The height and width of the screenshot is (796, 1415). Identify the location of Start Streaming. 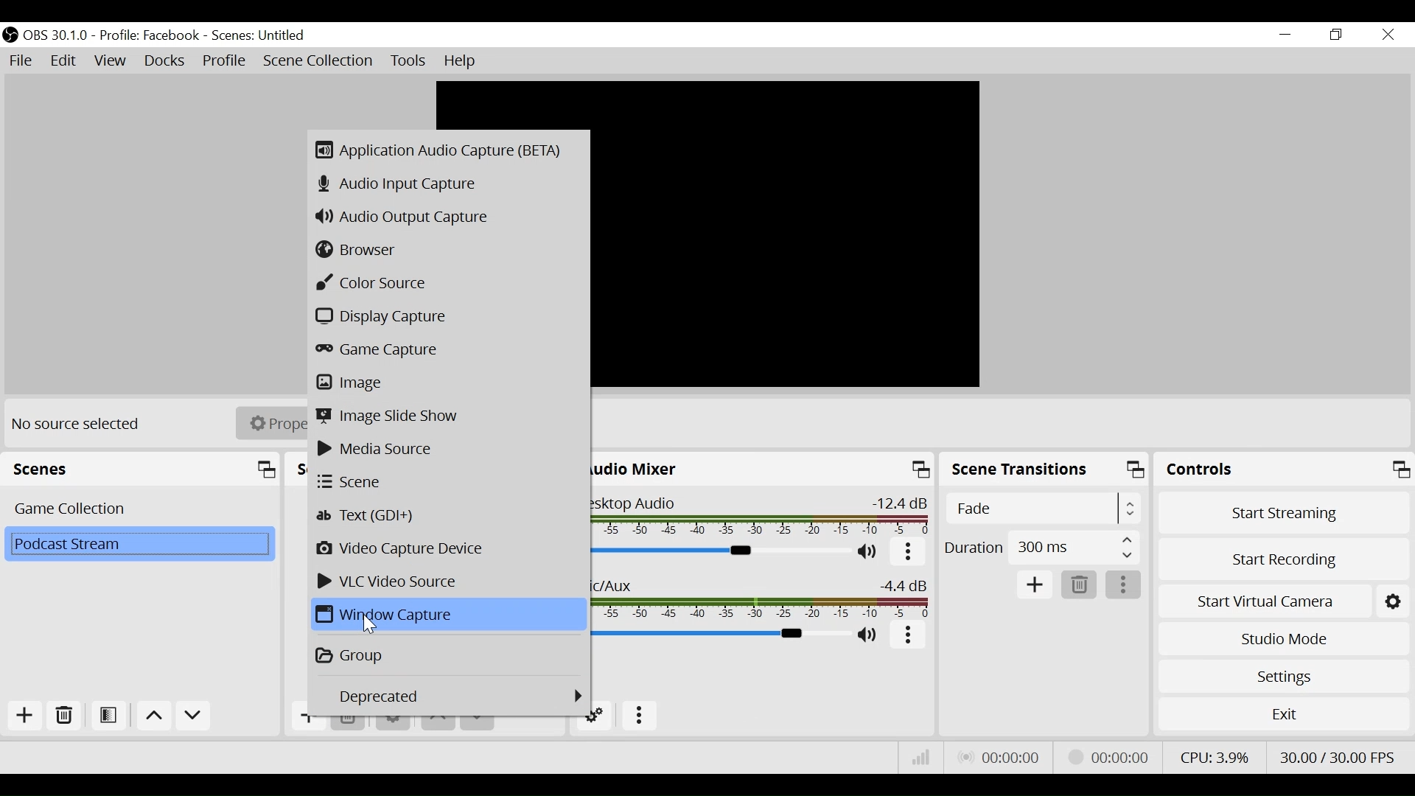
(1282, 512).